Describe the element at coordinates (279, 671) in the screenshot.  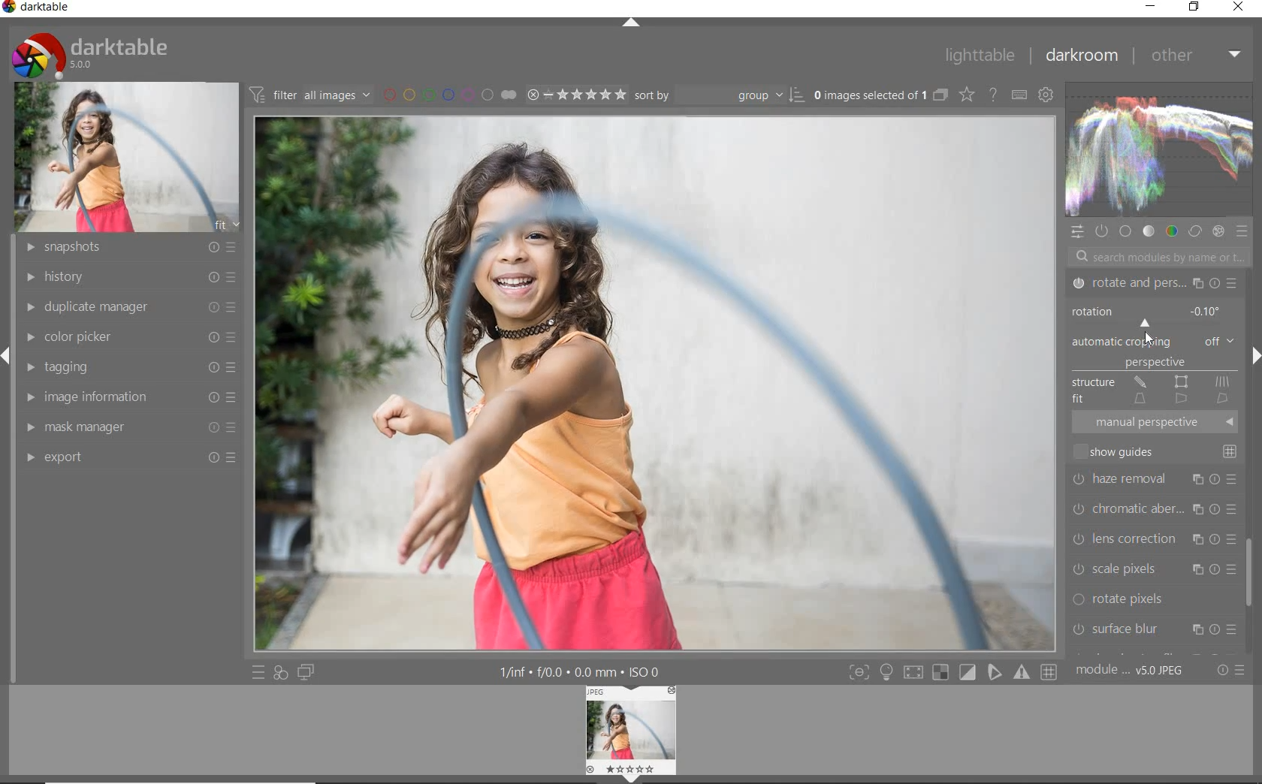
I see `quick access for applying of your style` at that location.